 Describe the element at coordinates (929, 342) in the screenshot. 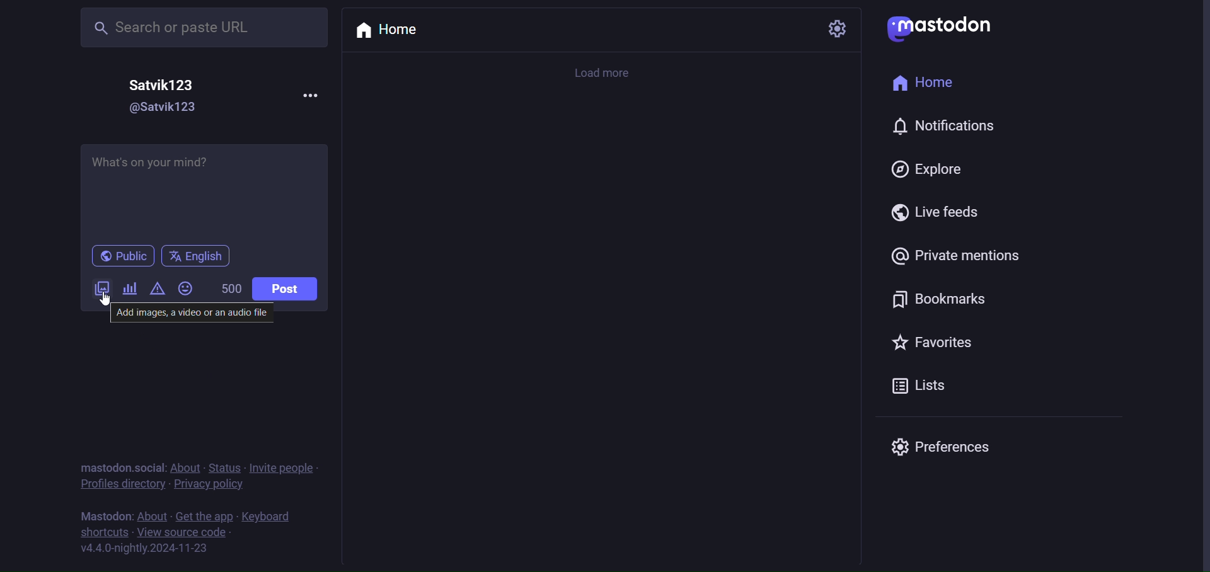

I see `favorites` at that location.